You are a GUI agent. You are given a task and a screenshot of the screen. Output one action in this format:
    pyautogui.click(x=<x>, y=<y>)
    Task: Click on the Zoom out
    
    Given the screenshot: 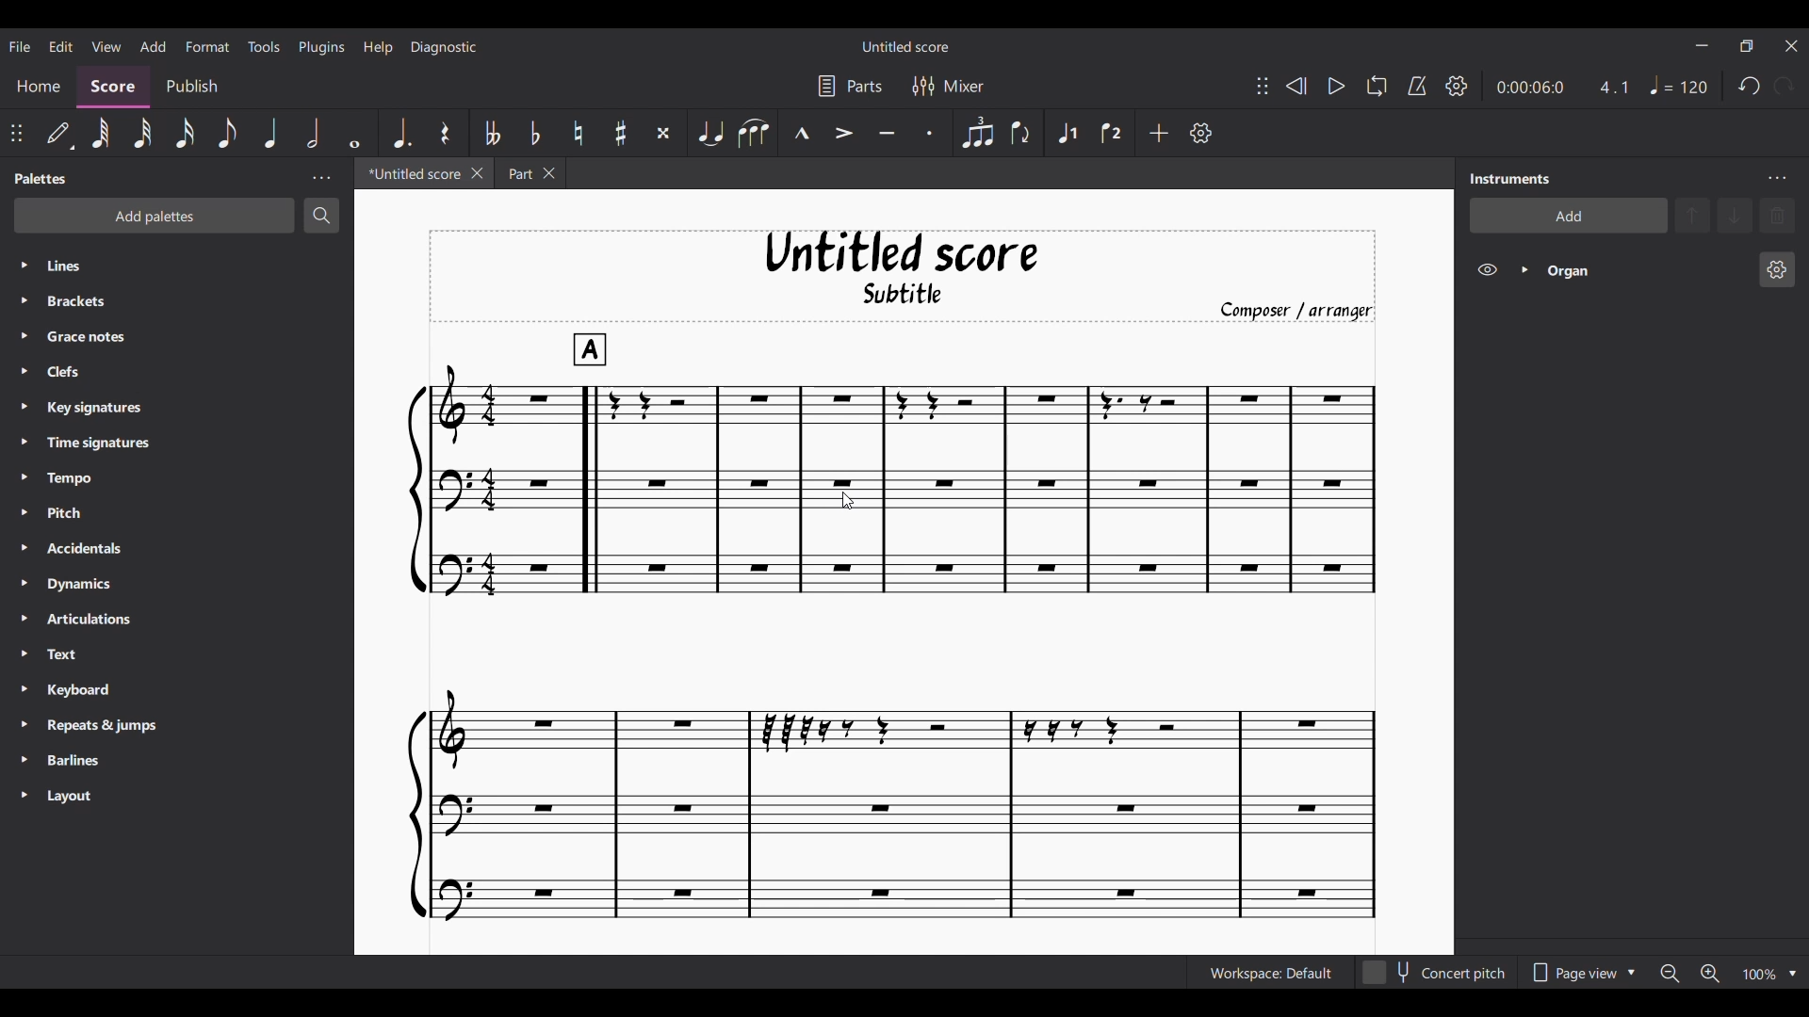 What is the action you would take?
    pyautogui.click(x=1670, y=974)
    